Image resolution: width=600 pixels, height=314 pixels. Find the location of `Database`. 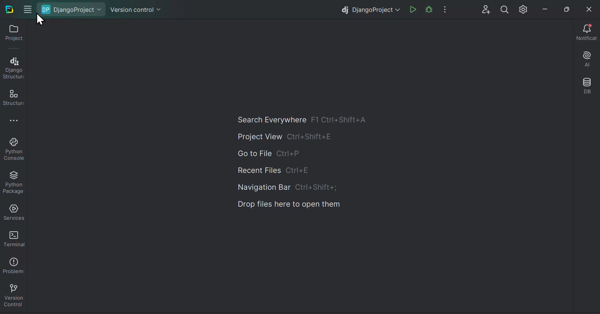

Database is located at coordinates (589, 82).